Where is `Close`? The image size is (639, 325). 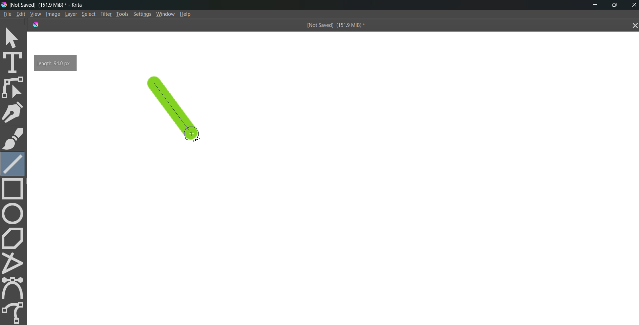
Close is located at coordinates (633, 5).